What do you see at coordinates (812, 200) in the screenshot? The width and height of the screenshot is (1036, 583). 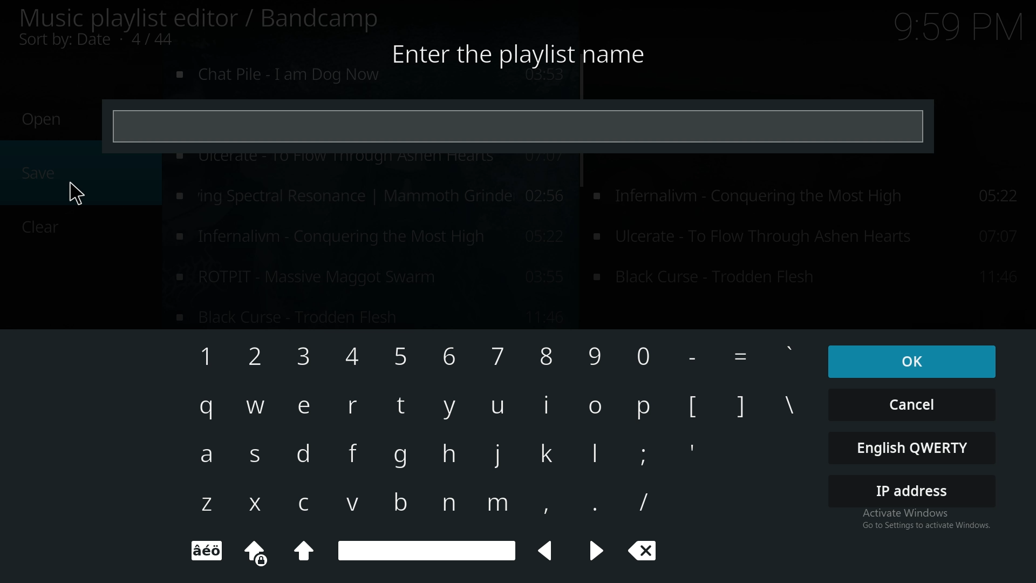 I see `Infernalivm - Conquering the Most High 05:22` at bounding box center [812, 200].